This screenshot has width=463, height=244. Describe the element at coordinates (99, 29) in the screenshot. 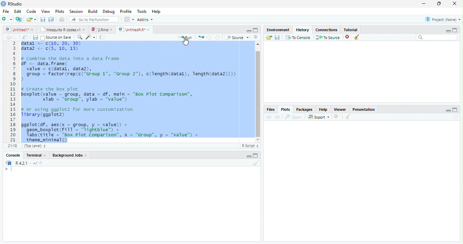

I see `2.Rmd` at that location.